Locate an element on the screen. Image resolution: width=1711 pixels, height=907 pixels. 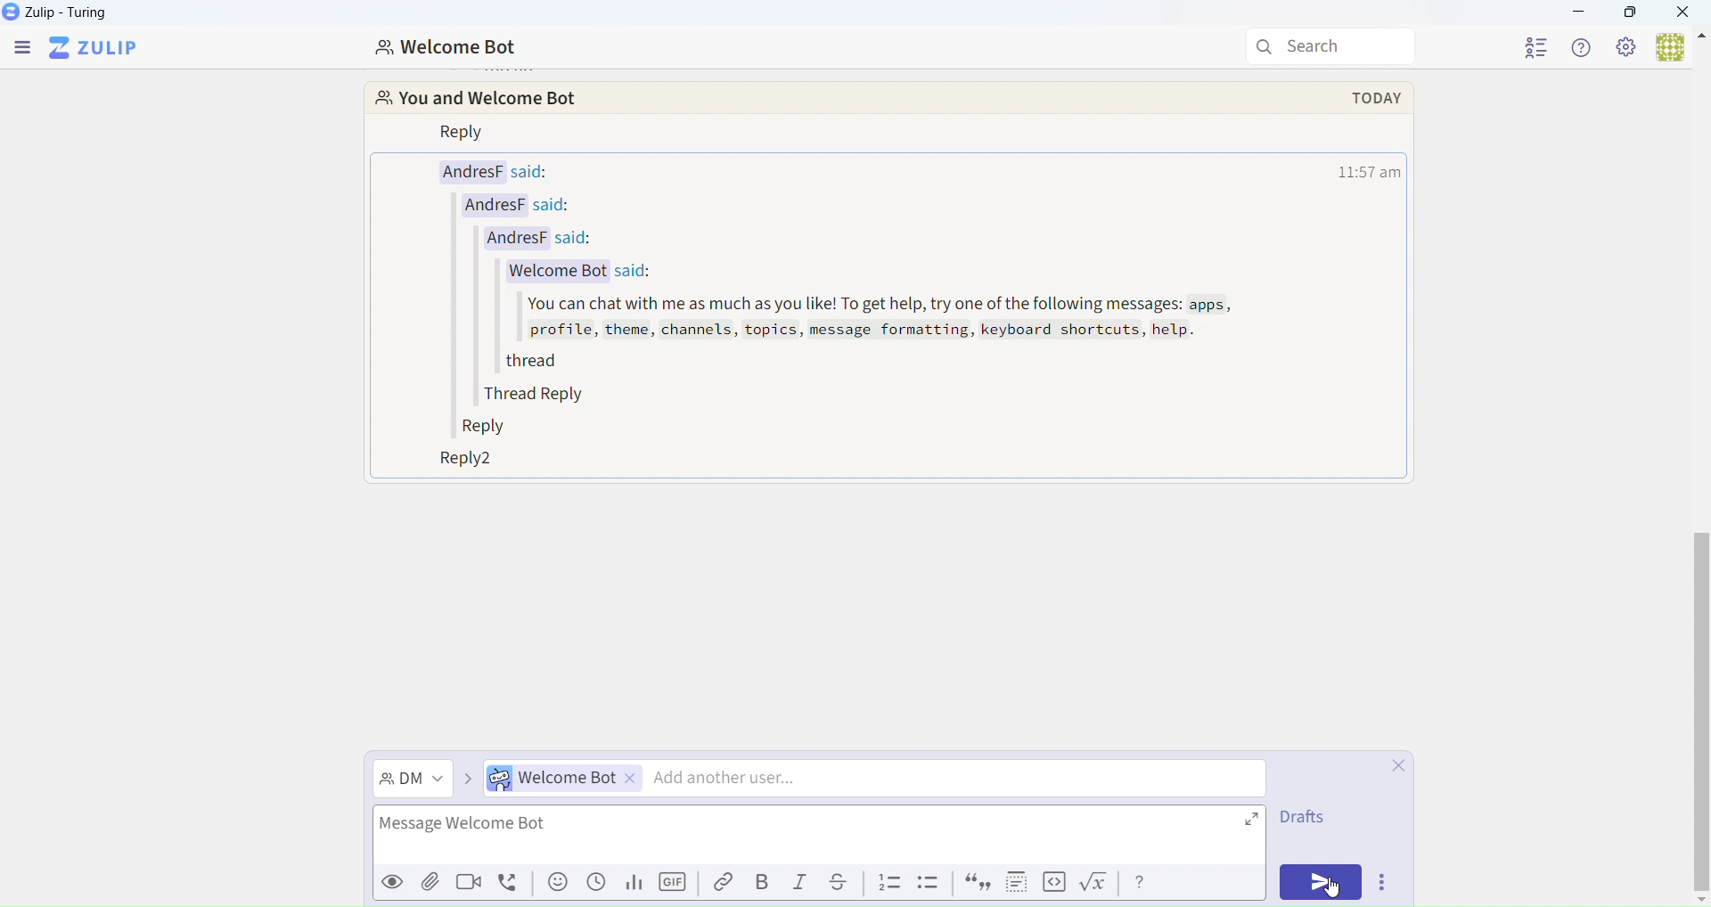
quote is located at coordinates (977, 884).